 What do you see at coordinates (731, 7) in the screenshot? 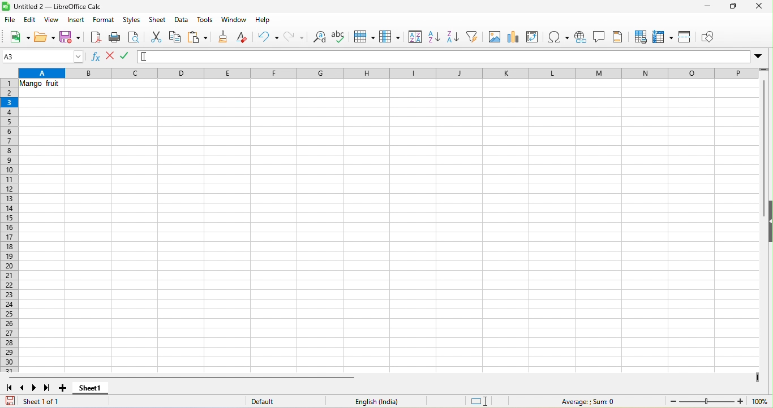
I see `maximize` at bounding box center [731, 7].